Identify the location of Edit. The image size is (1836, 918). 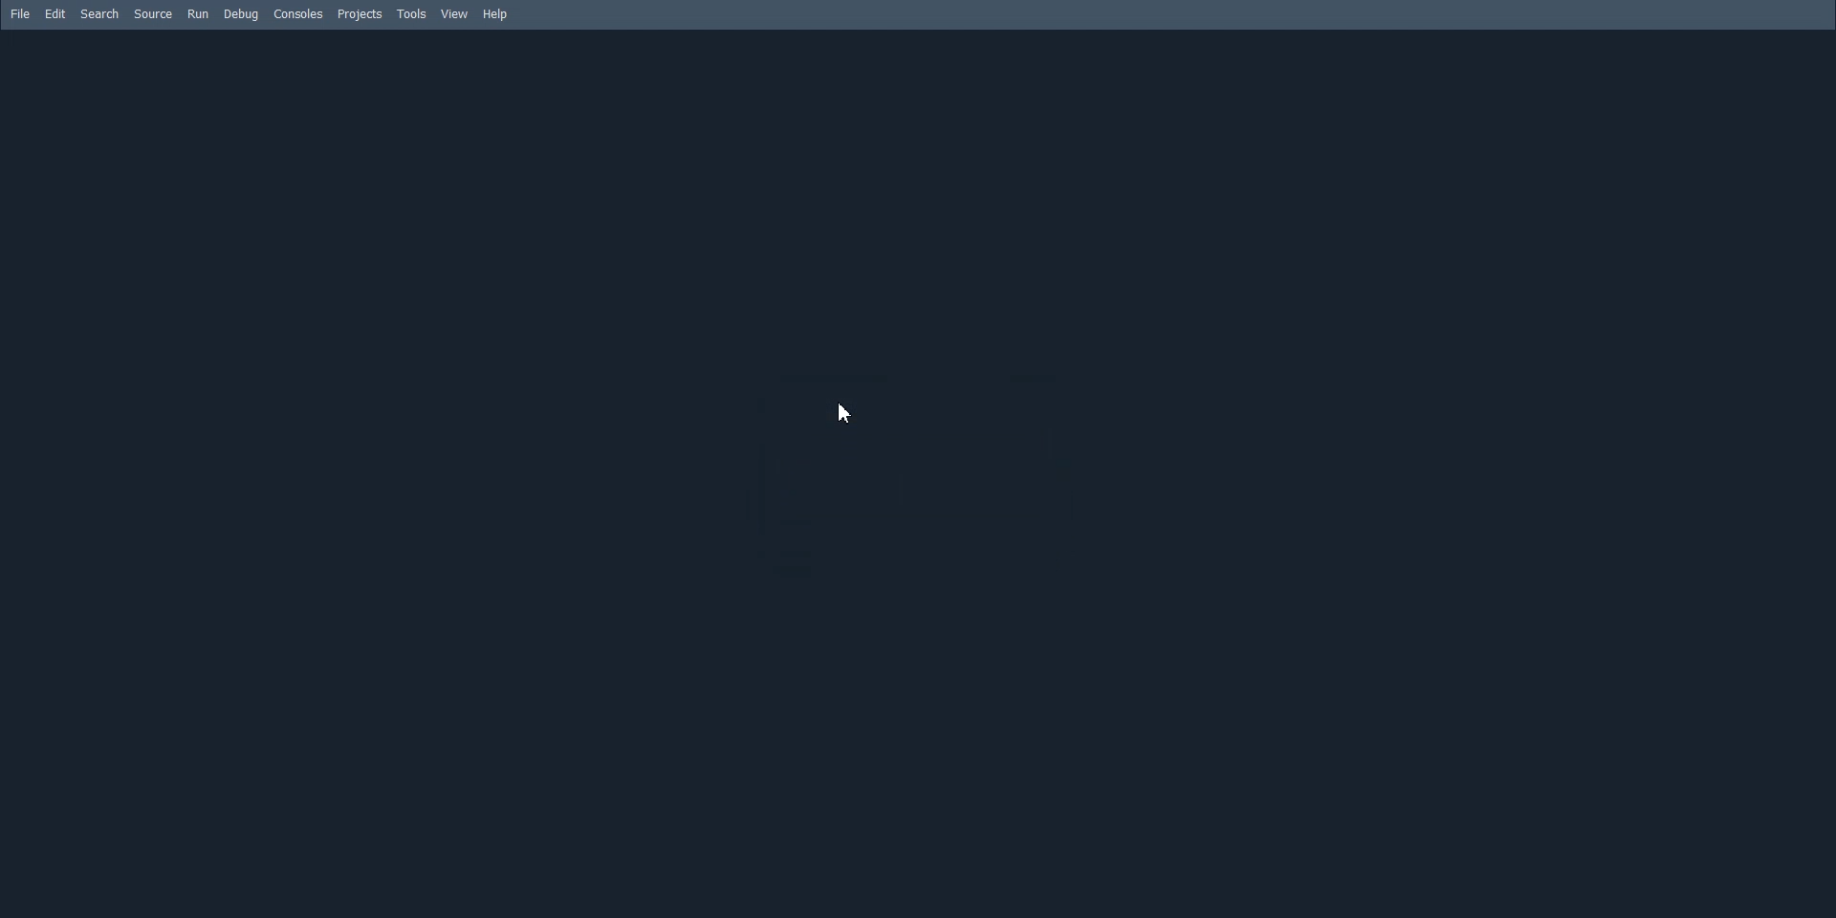
(55, 13).